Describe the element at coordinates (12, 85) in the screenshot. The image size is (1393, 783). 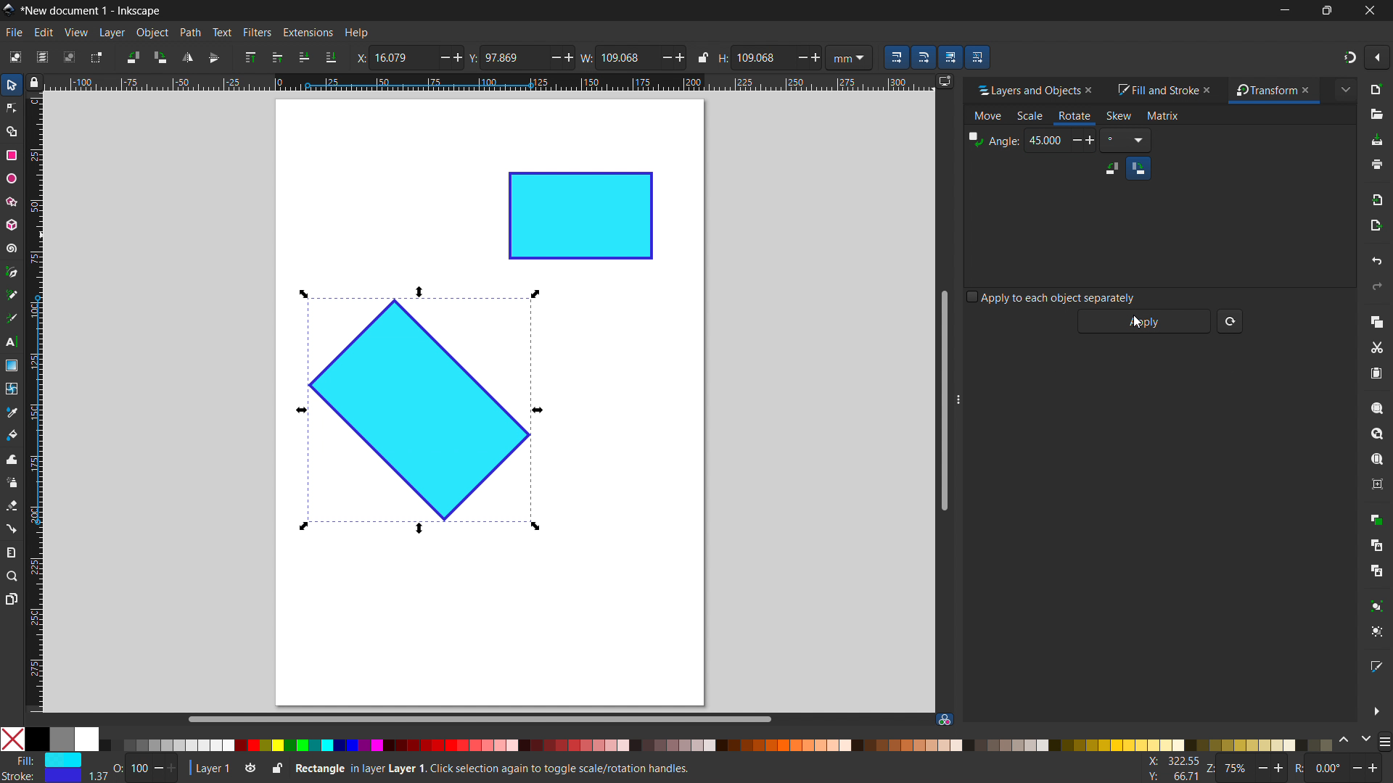
I see `selector tool` at that location.